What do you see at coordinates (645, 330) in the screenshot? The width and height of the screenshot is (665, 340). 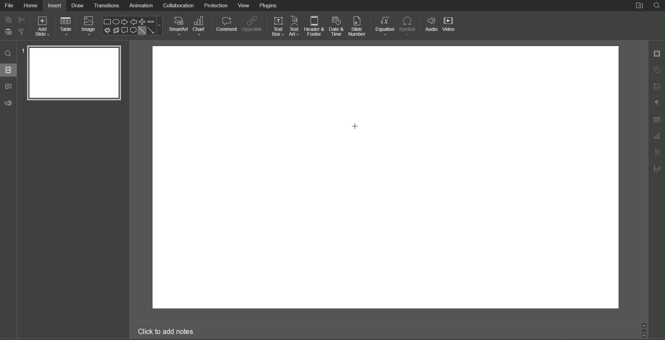 I see `Scroll Up and Down Arrows` at bounding box center [645, 330].